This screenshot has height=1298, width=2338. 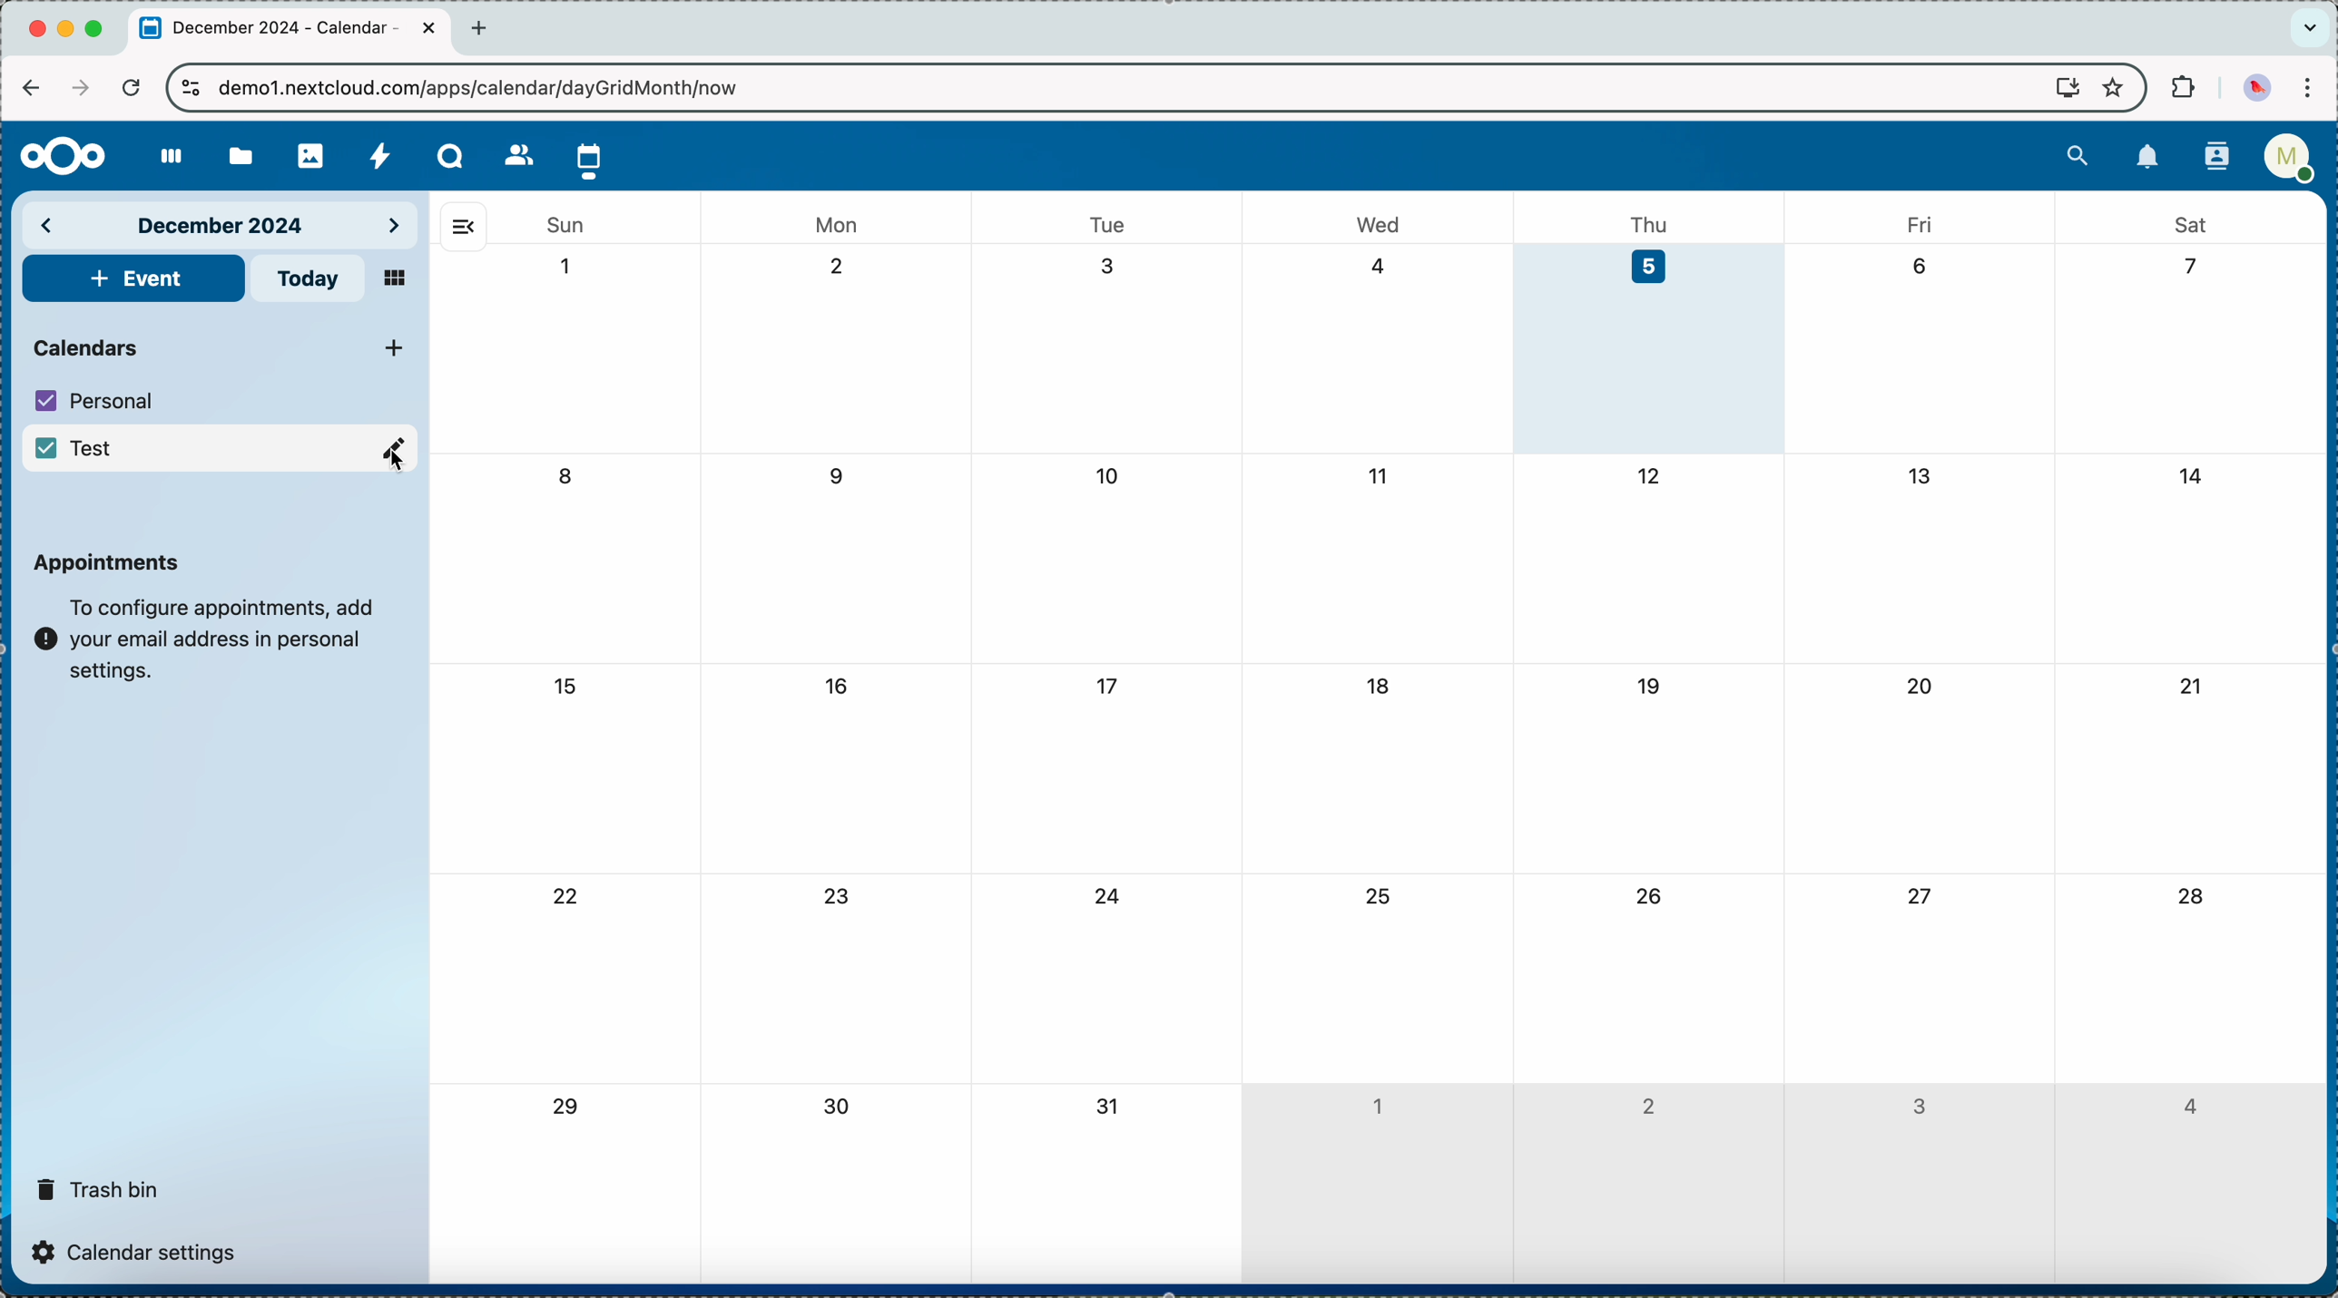 What do you see at coordinates (2190, 898) in the screenshot?
I see `28` at bounding box center [2190, 898].